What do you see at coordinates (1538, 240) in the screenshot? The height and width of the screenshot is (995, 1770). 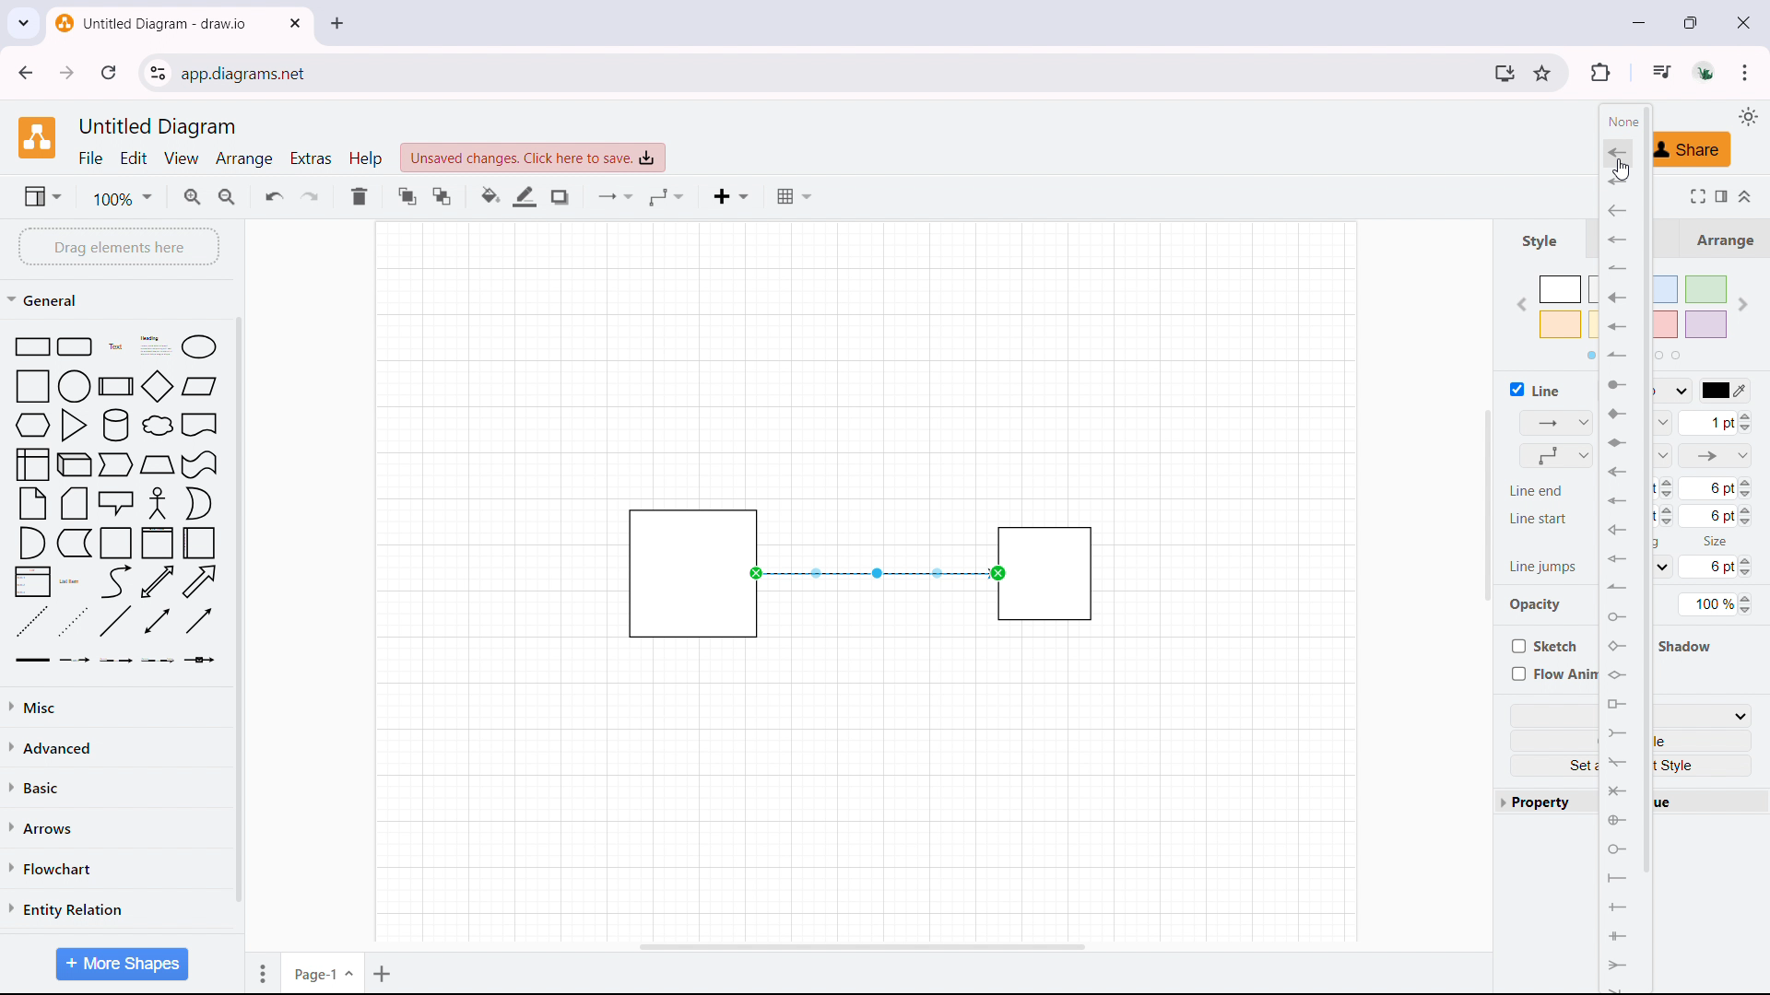 I see `style` at bounding box center [1538, 240].